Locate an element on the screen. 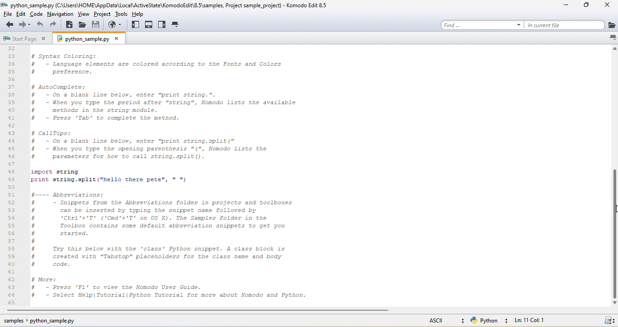 The height and width of the screenshot is (327, 618). bar moved is located at coordinates (614, 234).